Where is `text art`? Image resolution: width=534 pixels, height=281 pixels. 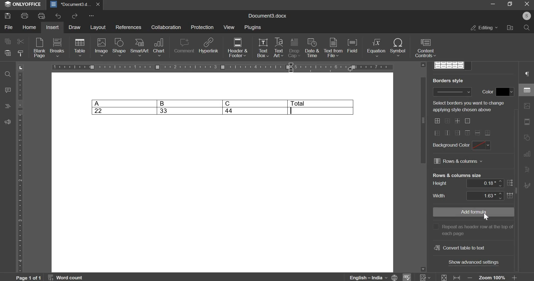
text art is located at coordinates (278, 48).